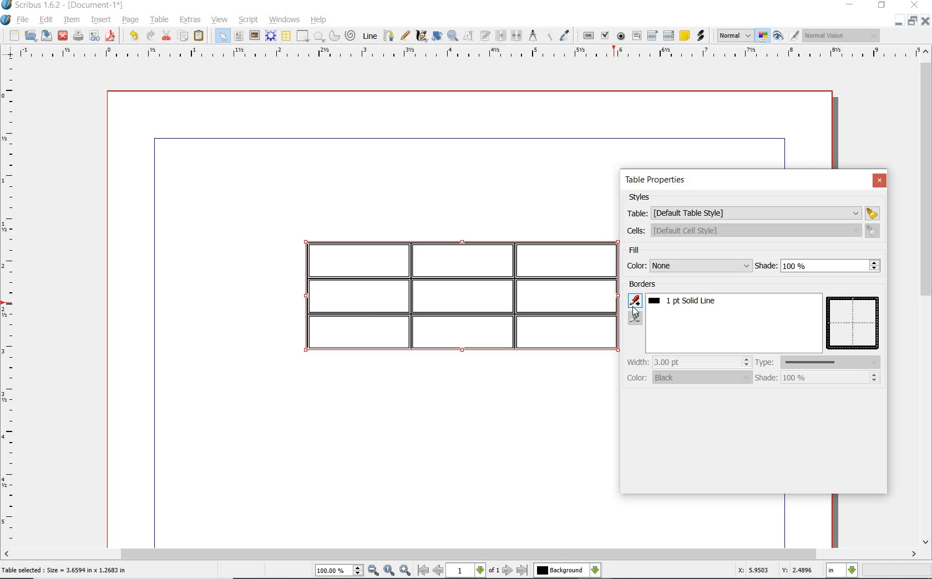 The image size is (932, 579). What do you see at coordinates (899, 21) in the screenshot?
I see `MINIMIZE` at bounding box center [899, 21].